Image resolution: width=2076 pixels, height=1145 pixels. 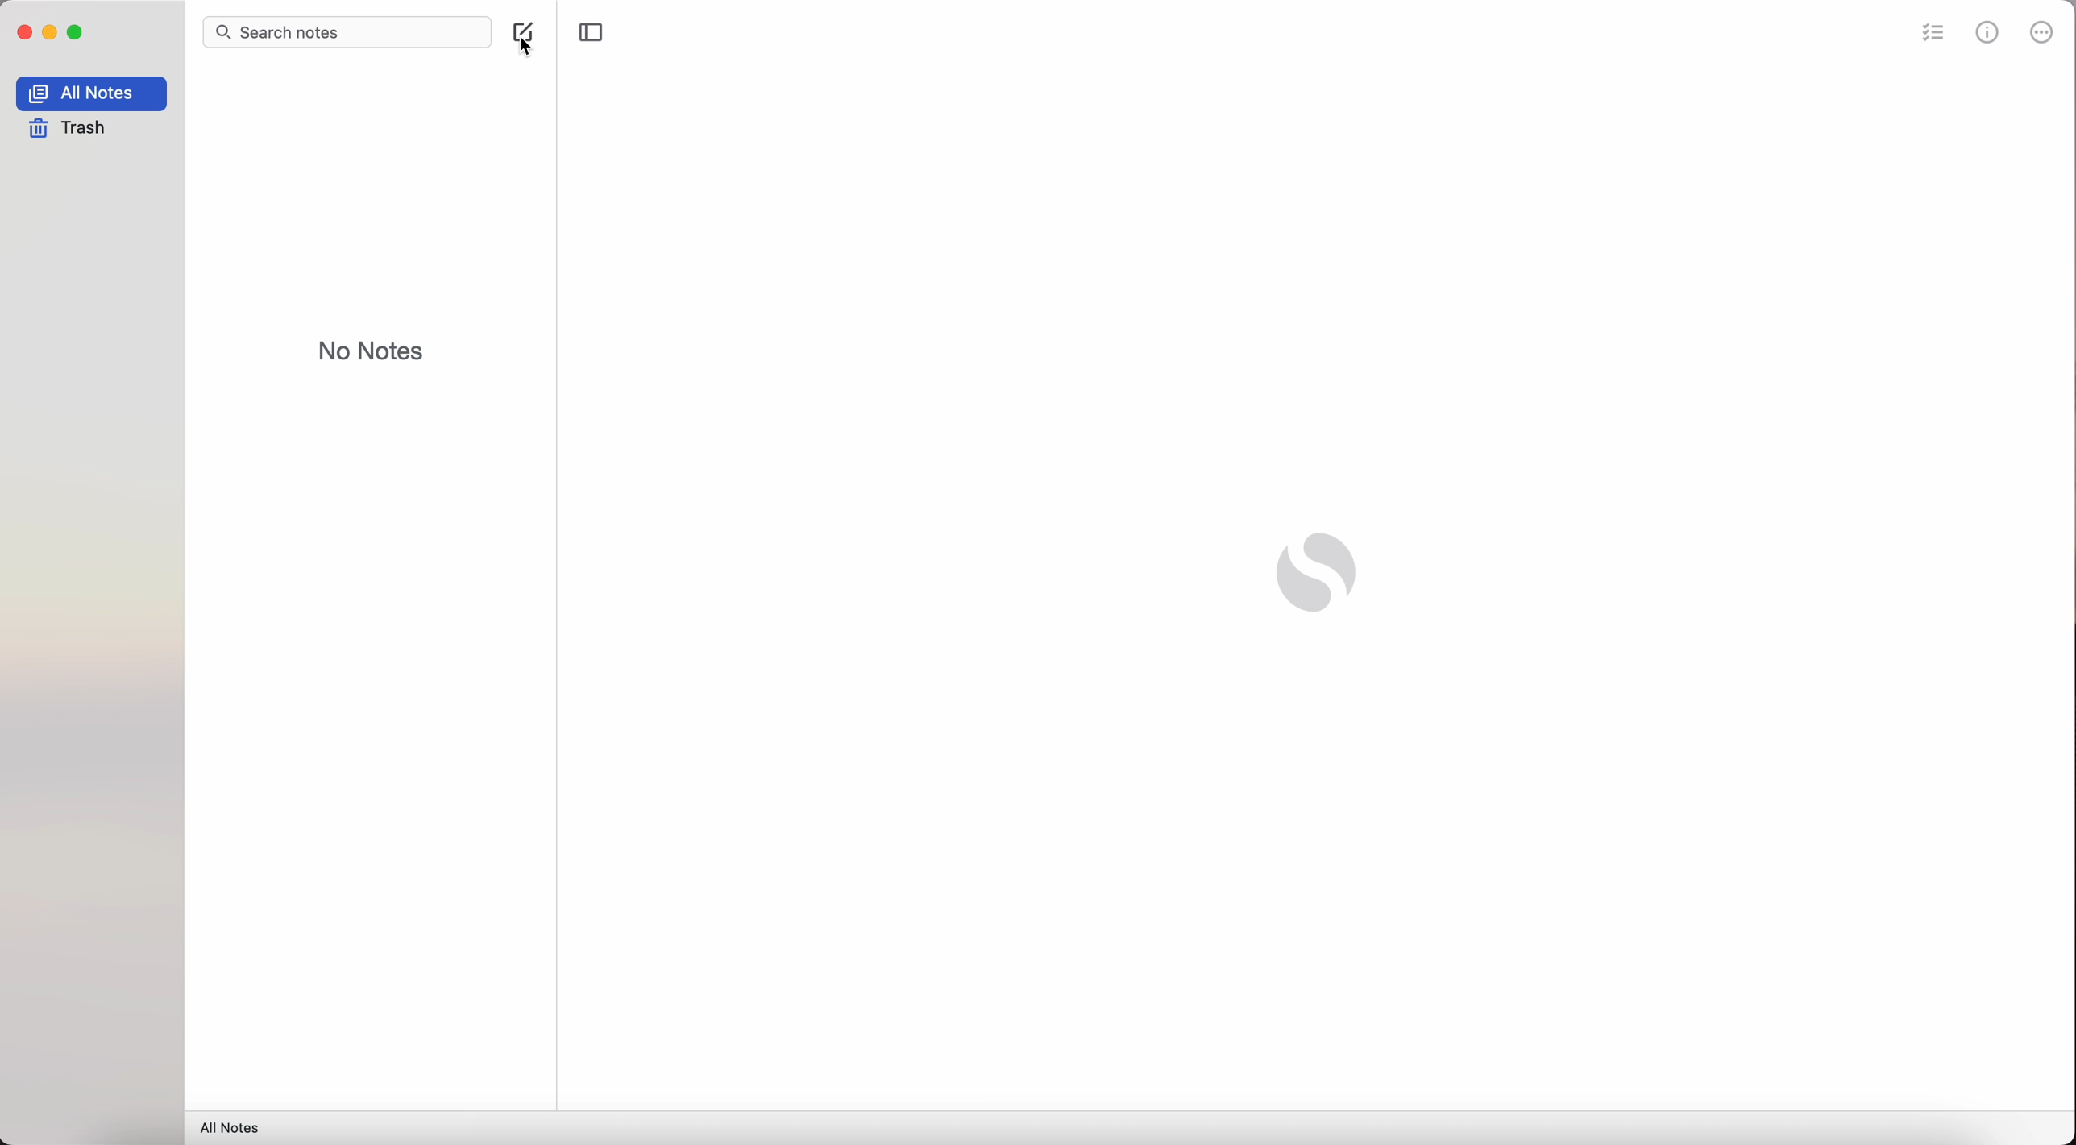 I want to click on toggle sidebar, so click(x=593, y=31).